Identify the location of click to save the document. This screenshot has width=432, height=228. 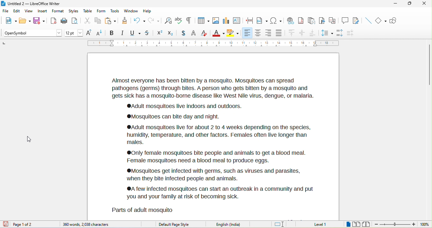
(5, 224).